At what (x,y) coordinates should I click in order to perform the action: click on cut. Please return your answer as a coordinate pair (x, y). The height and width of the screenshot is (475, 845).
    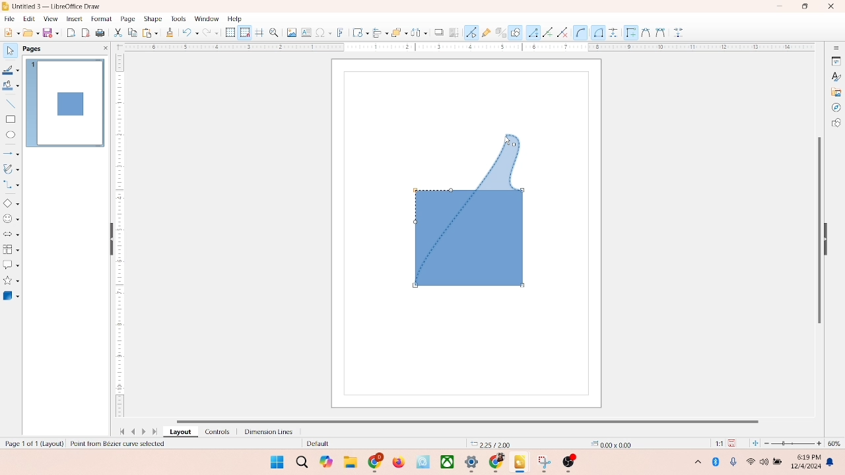
    Looking at the image, I should click on (118, 34).